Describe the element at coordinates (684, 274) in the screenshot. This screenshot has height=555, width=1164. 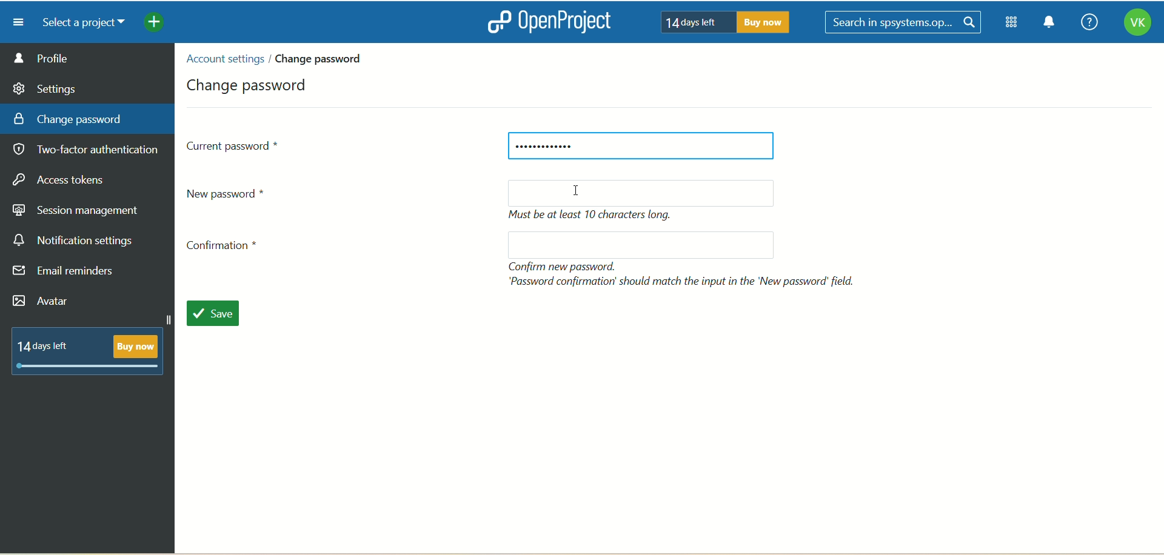
I see `text` at that location.